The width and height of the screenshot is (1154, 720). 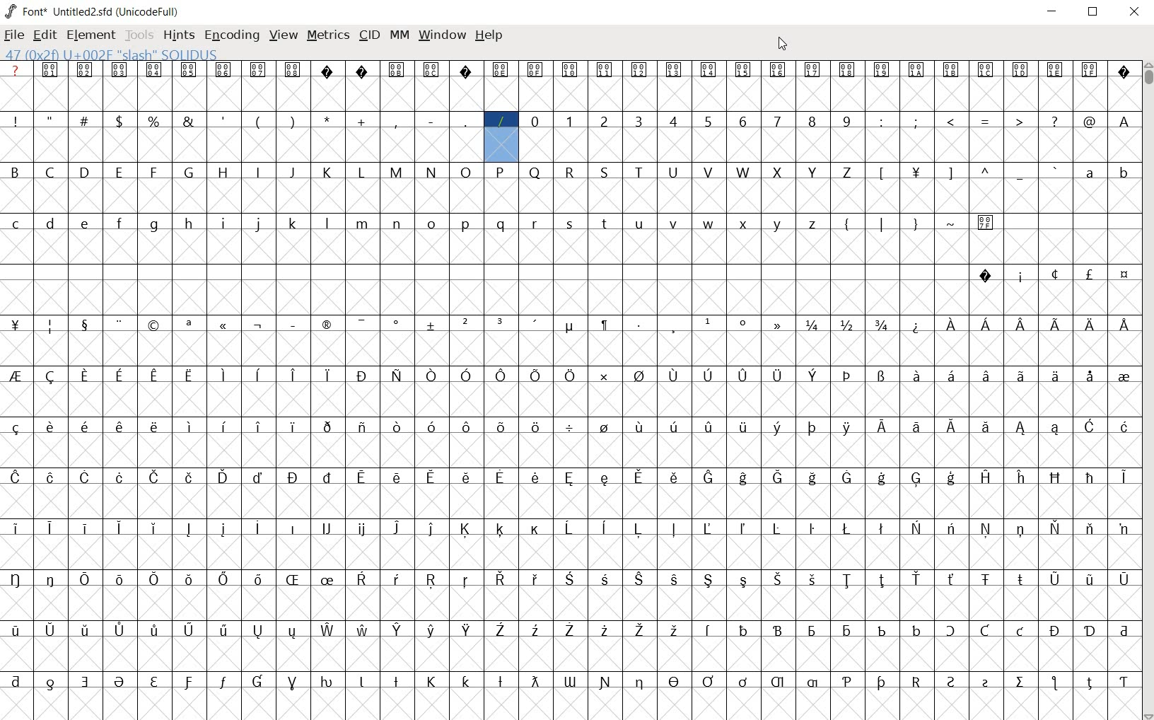 What do you see at coordinates (326, 682) in the screenshot?
I see `glyph` at bounding box center [326, 682].